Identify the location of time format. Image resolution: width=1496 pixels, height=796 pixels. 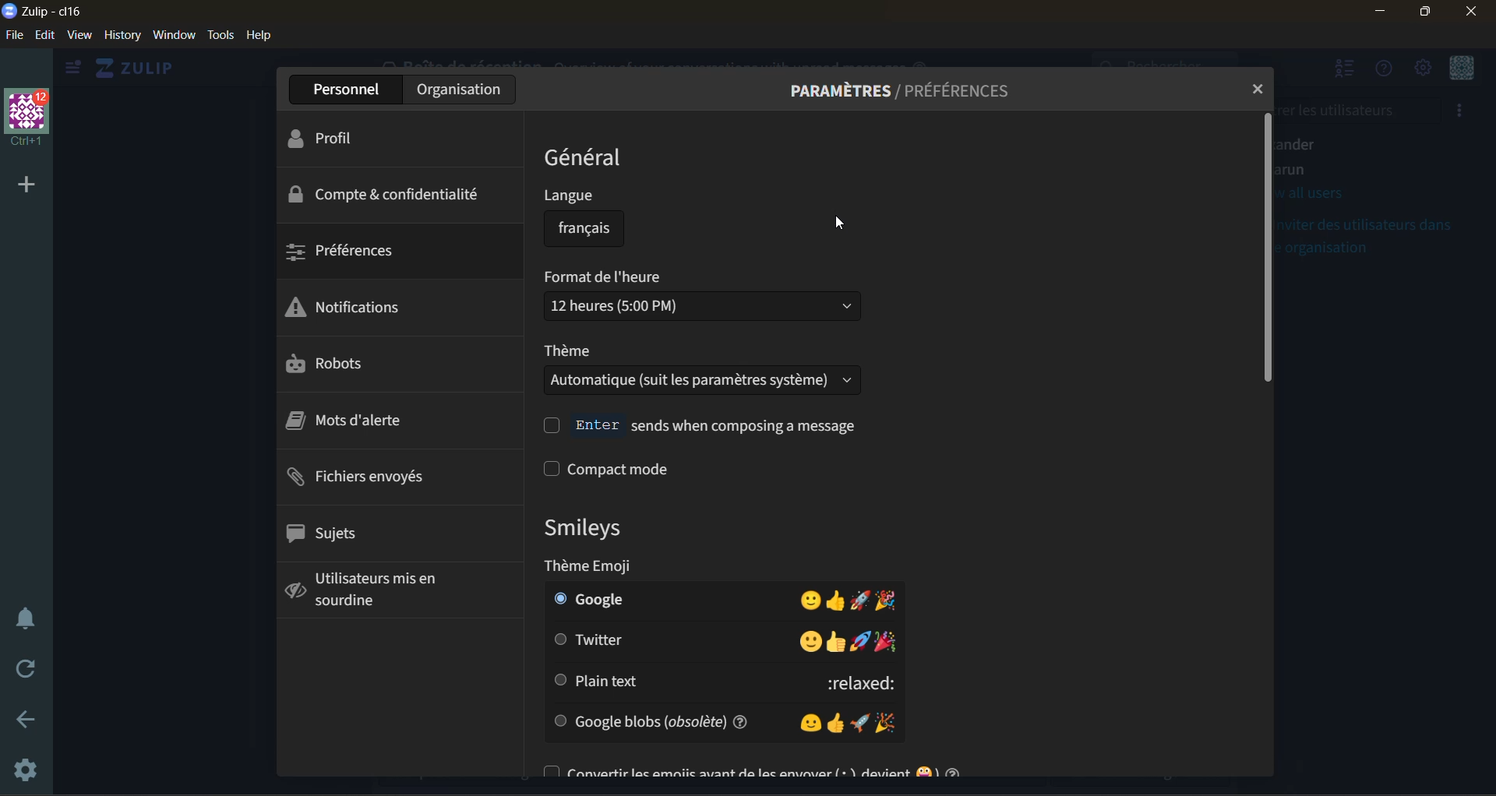
(694, 298).